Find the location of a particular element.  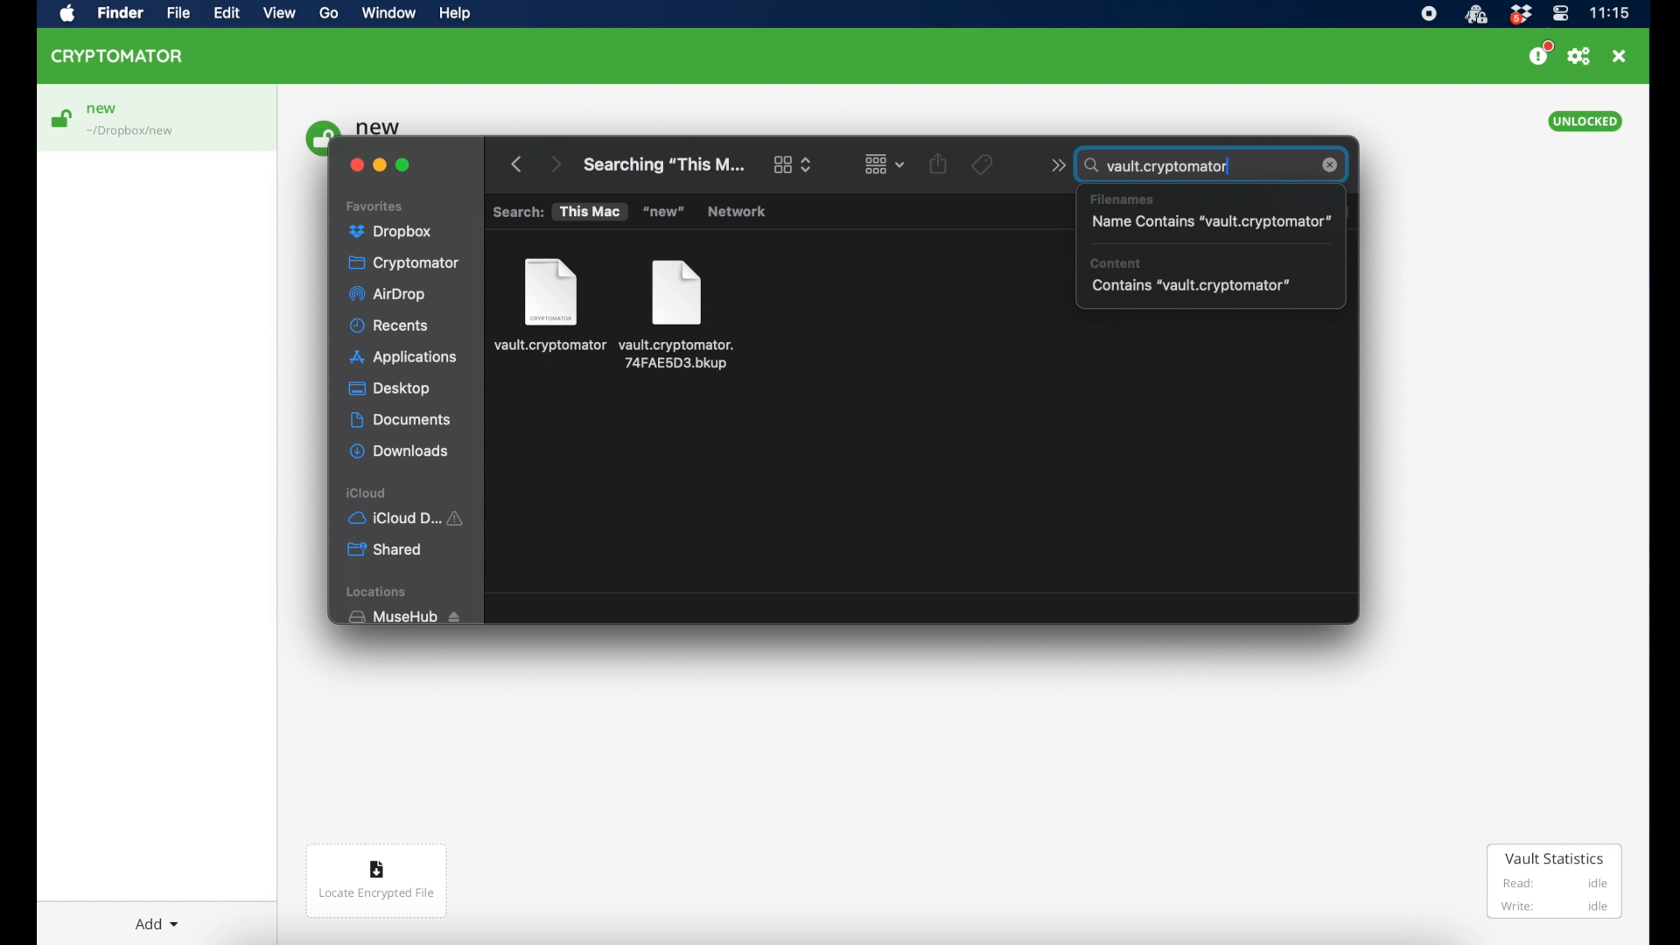

unlocked is located at coordinates (1585, 122).